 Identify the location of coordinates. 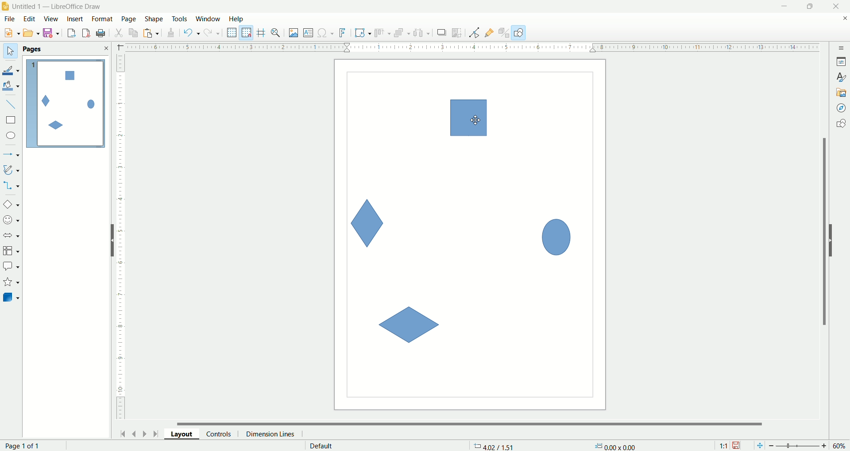
(495, 446).